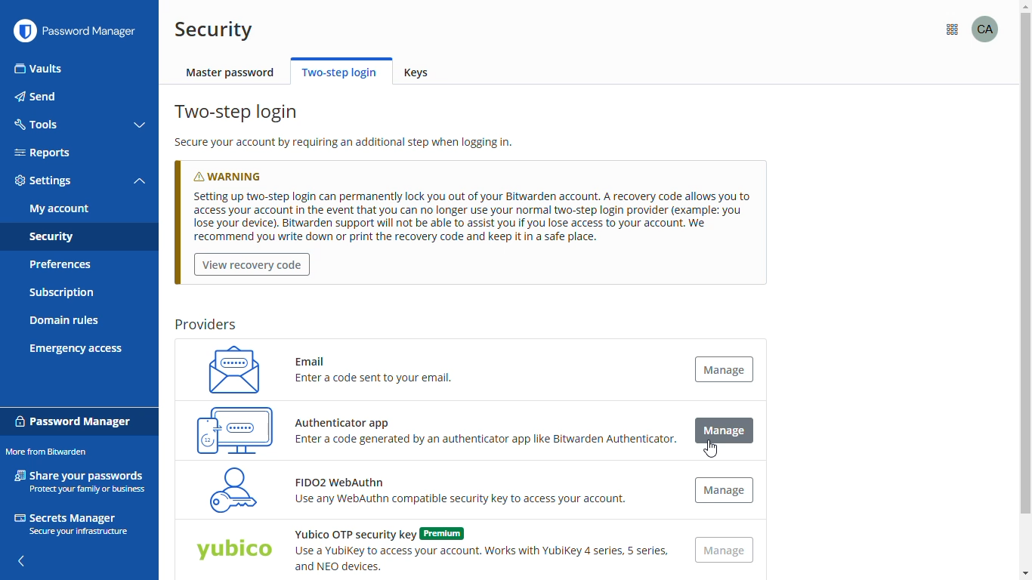 This screenshot has height=580, width=1032. I want to click on preferences, so click(59, 264).